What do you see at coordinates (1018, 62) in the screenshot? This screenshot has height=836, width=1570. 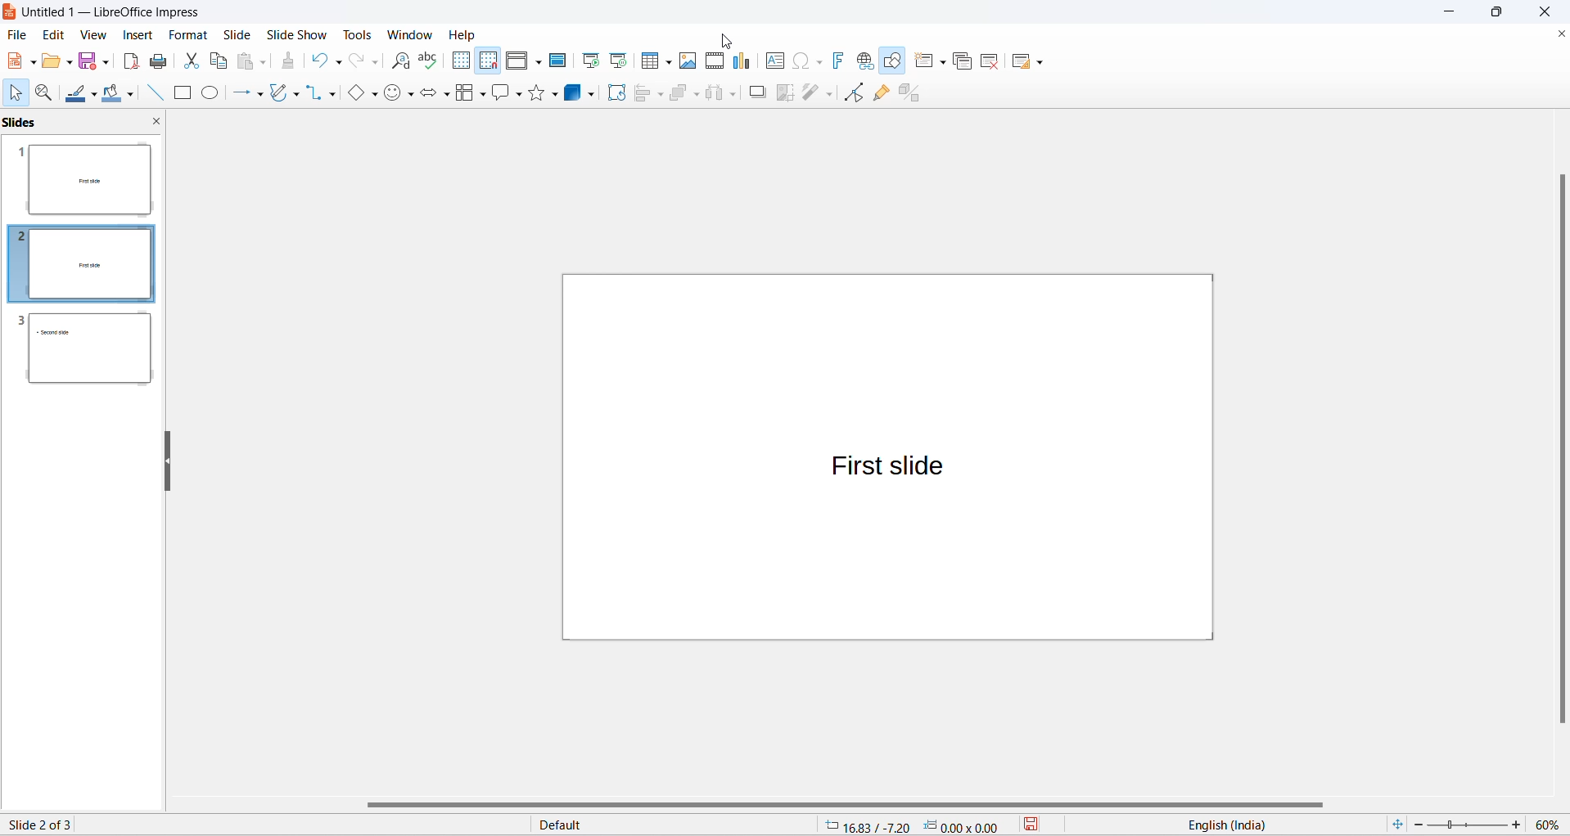 I see `slide layout` at bounding box center [1018, 62].